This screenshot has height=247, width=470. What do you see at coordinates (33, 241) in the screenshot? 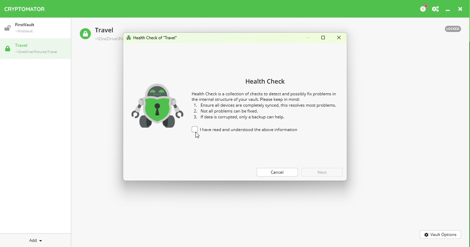
I see `Add Dropdown` at bounding box center [33, 241].